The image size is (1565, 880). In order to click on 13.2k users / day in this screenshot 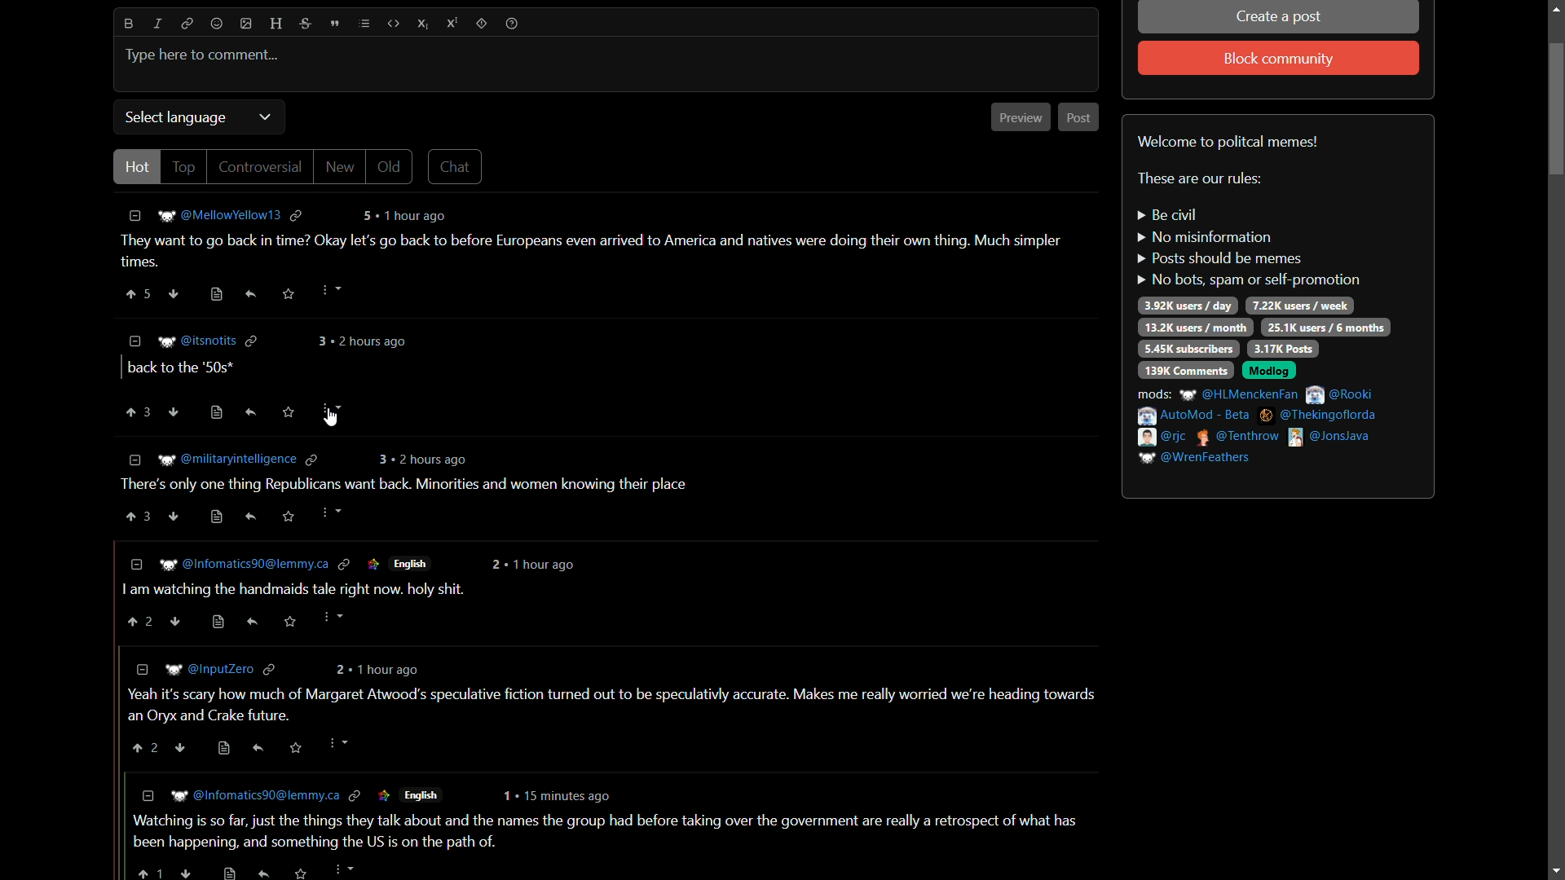, I will do `click(1194, 327)`.